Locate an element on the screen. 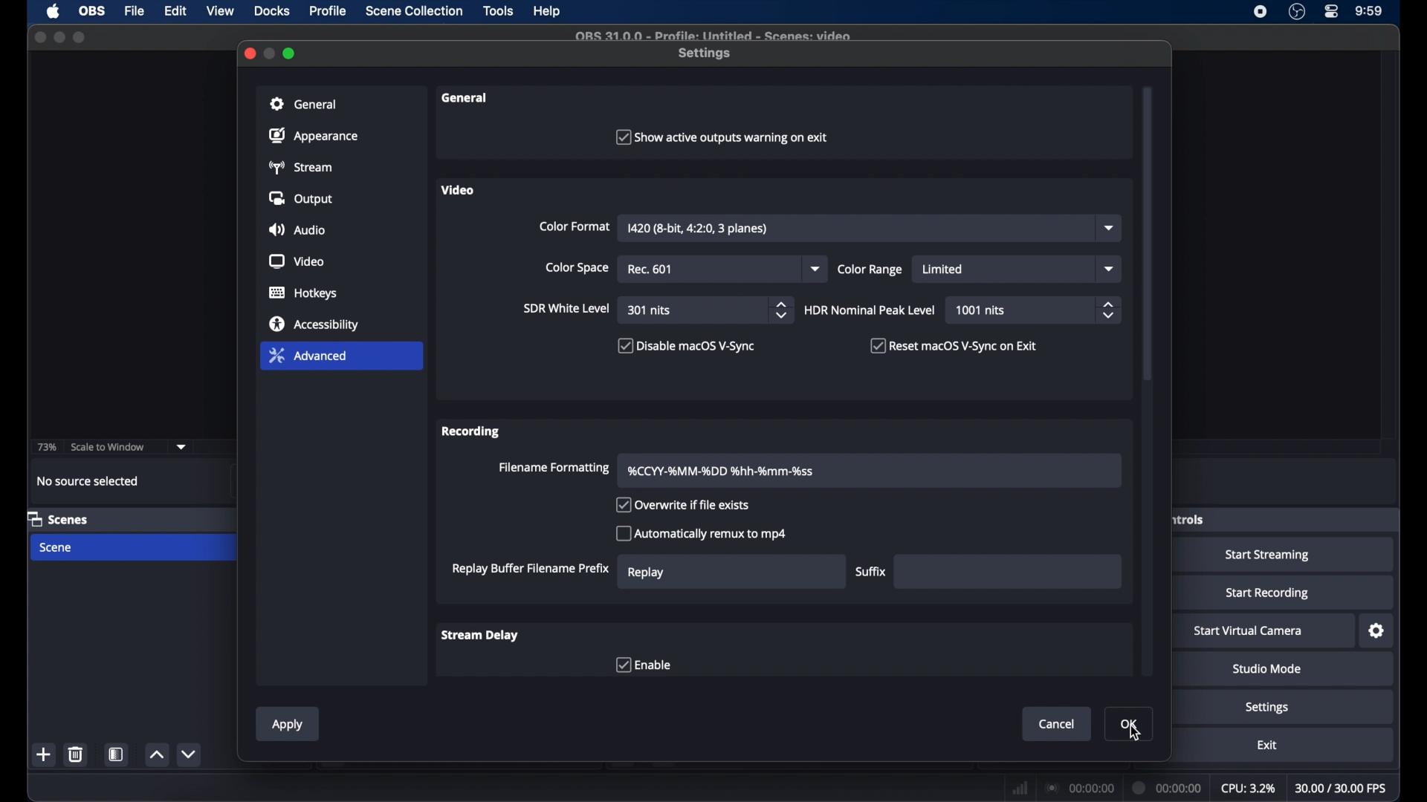  decrement is located at coordinates (190, 754).